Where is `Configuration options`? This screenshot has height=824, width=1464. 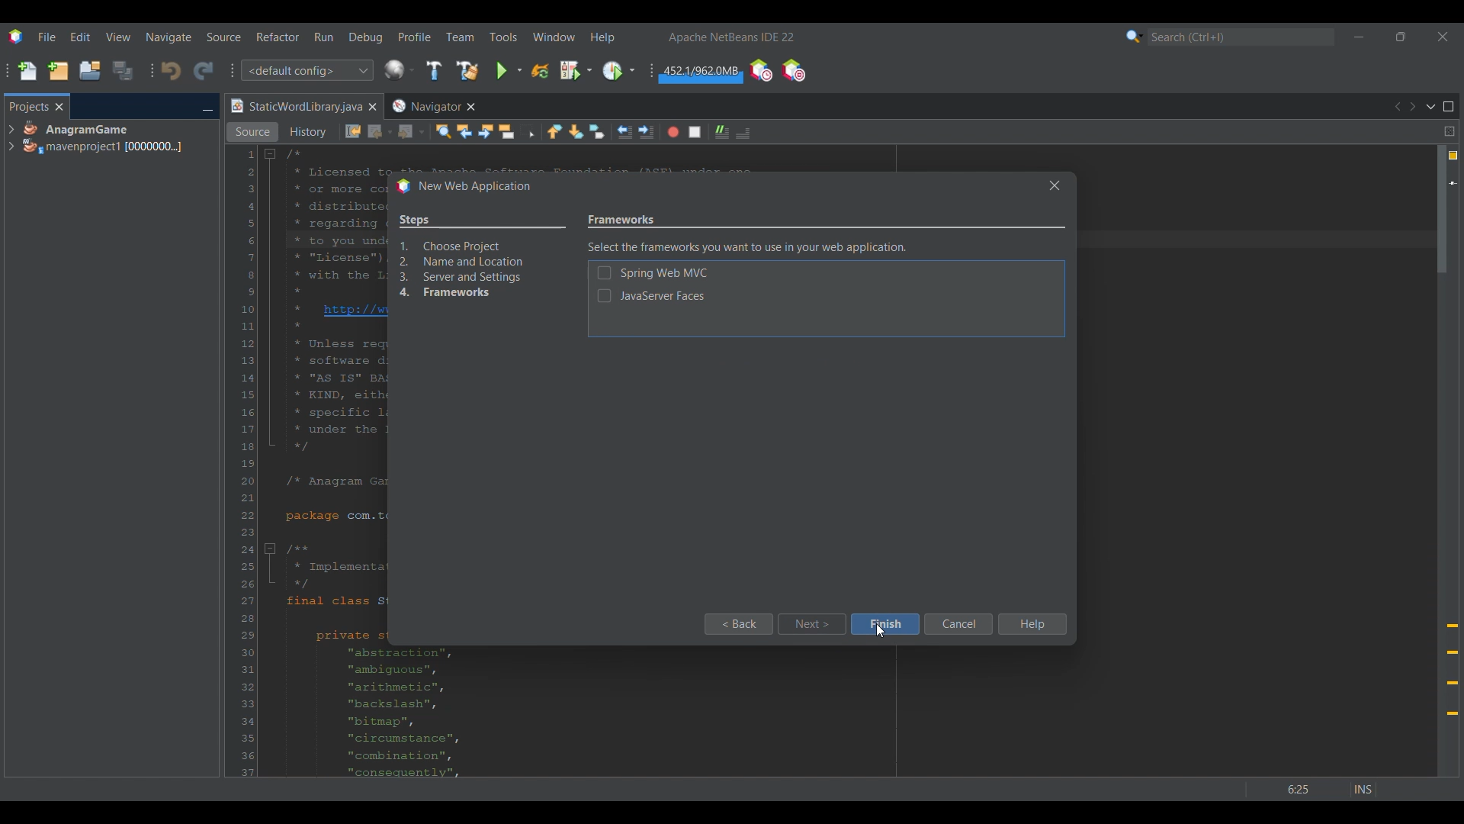 Configuration options is located at coordinates (307, 70).